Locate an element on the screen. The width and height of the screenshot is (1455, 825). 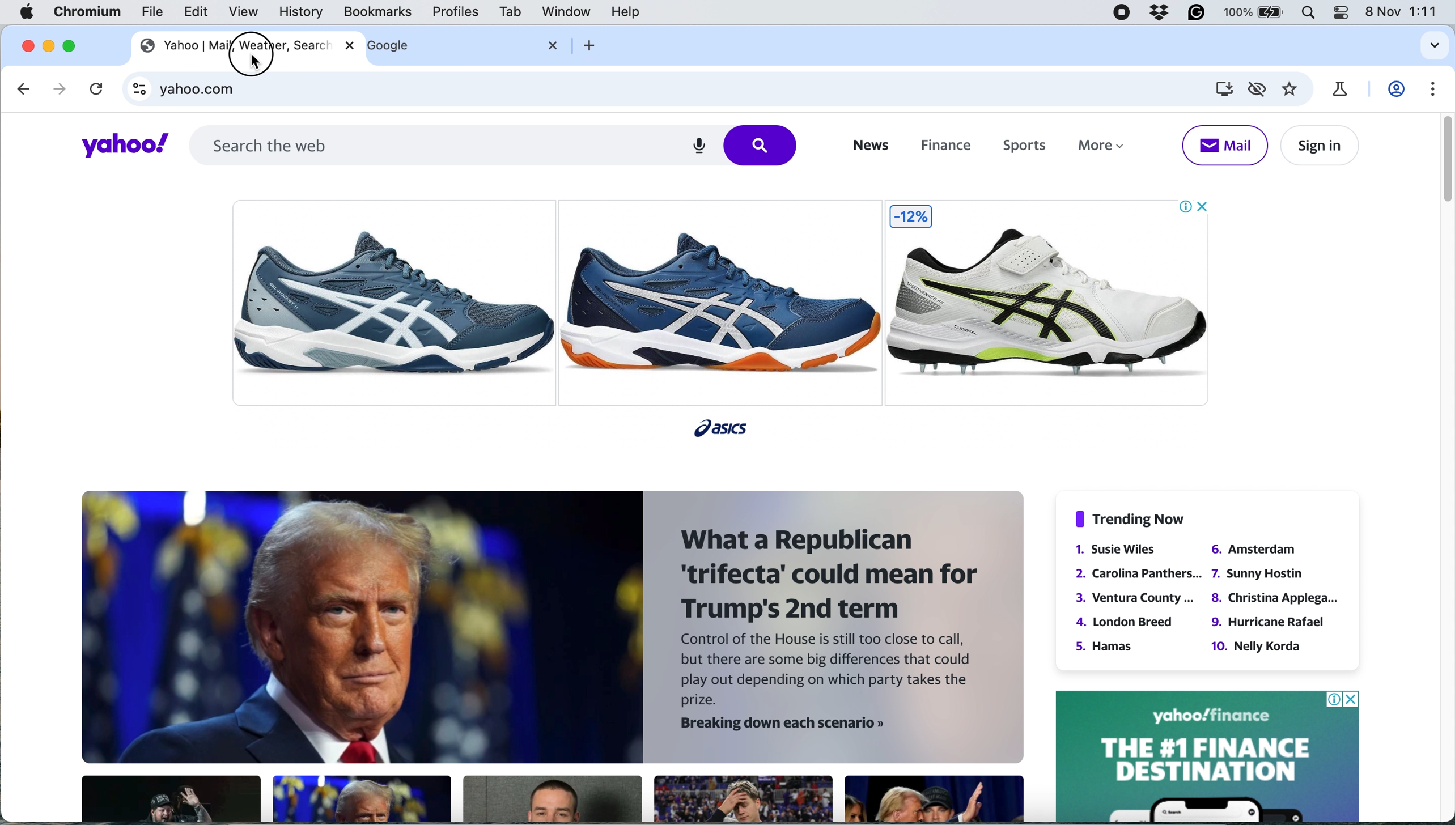
mail is located at coordinates (1224, 145).